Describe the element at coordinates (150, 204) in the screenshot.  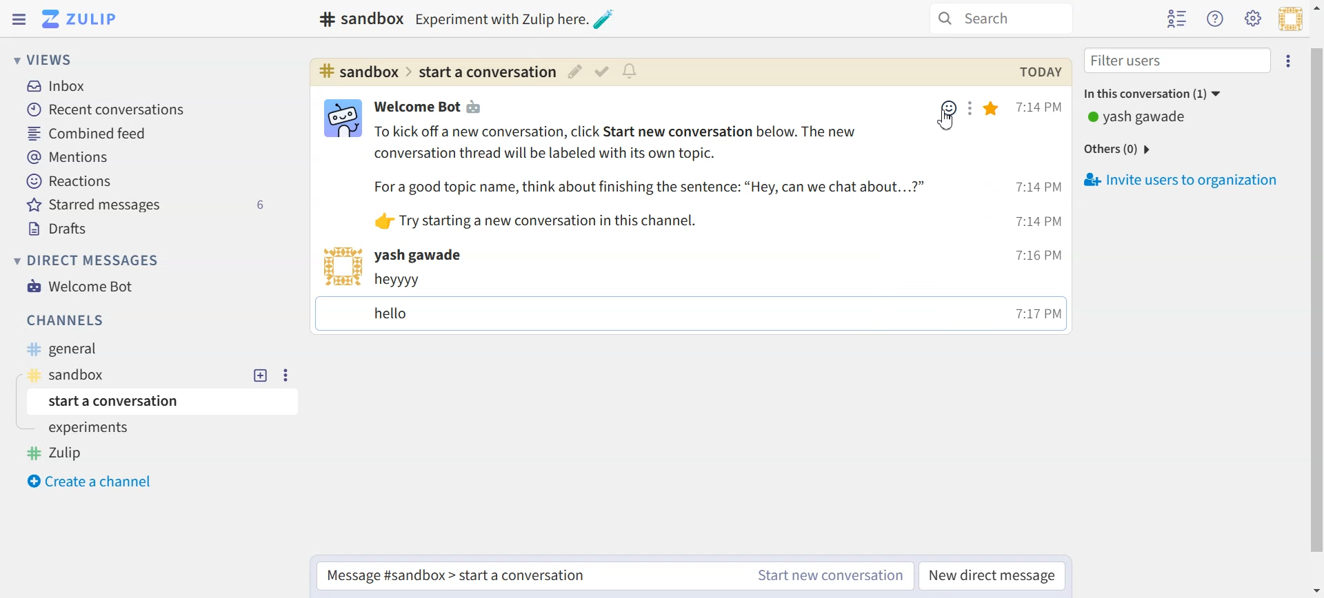
I see `Starred messages` at that location.